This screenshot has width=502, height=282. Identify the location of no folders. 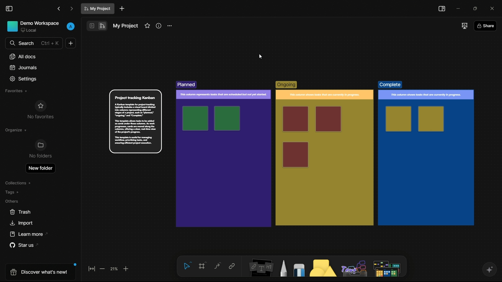
(40, 149).